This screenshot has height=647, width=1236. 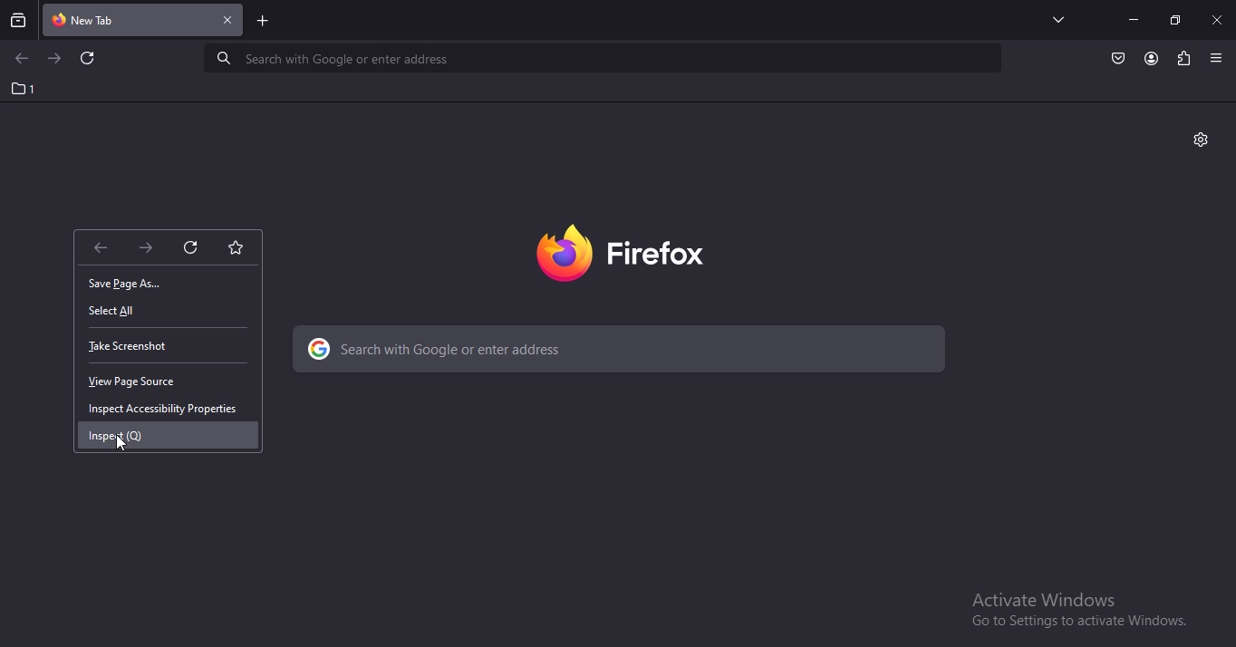 What do you see at coordinates (92, 60) in the screenshot?
I see `reload this page` at bounding box center [92, 60].